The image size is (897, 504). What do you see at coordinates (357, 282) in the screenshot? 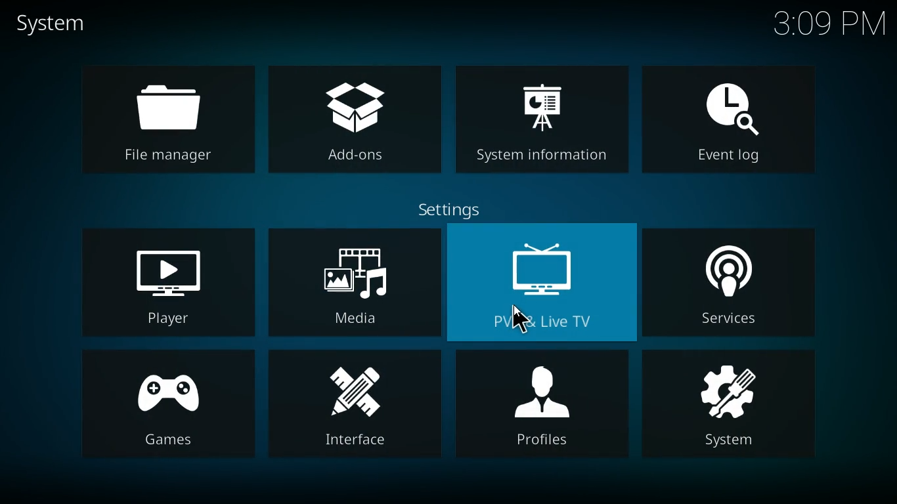
I see `media` at bounding box center [357, 282].